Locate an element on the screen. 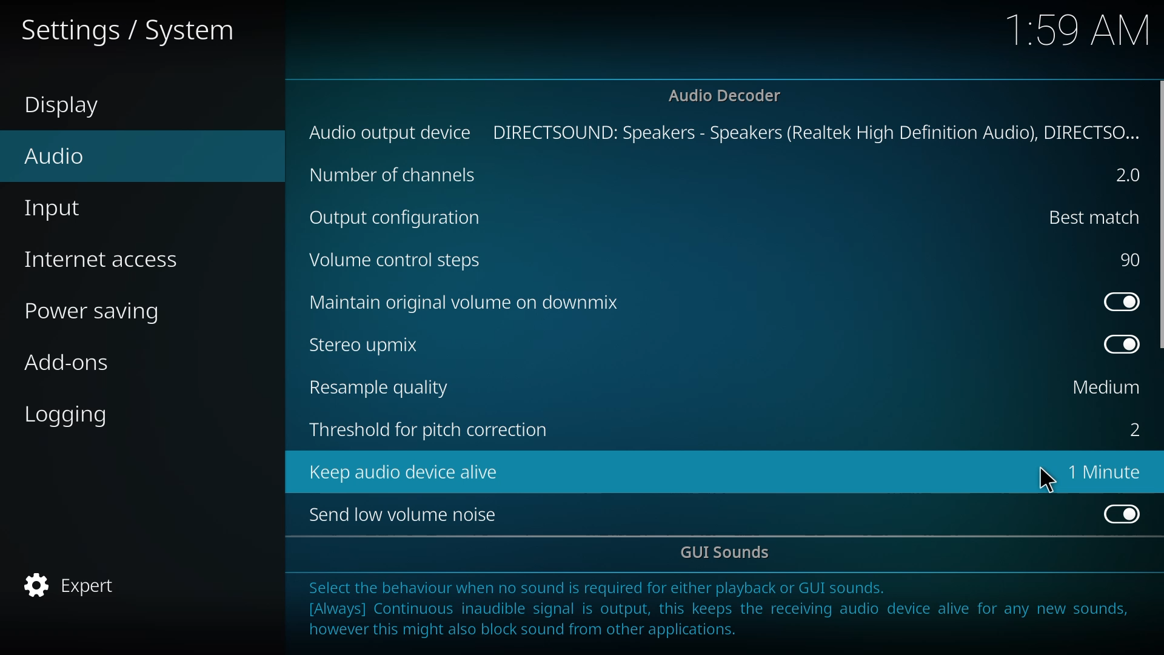 The height and width of the screenshot is (655, 1164). medium is located at coordinates (1103, 388).